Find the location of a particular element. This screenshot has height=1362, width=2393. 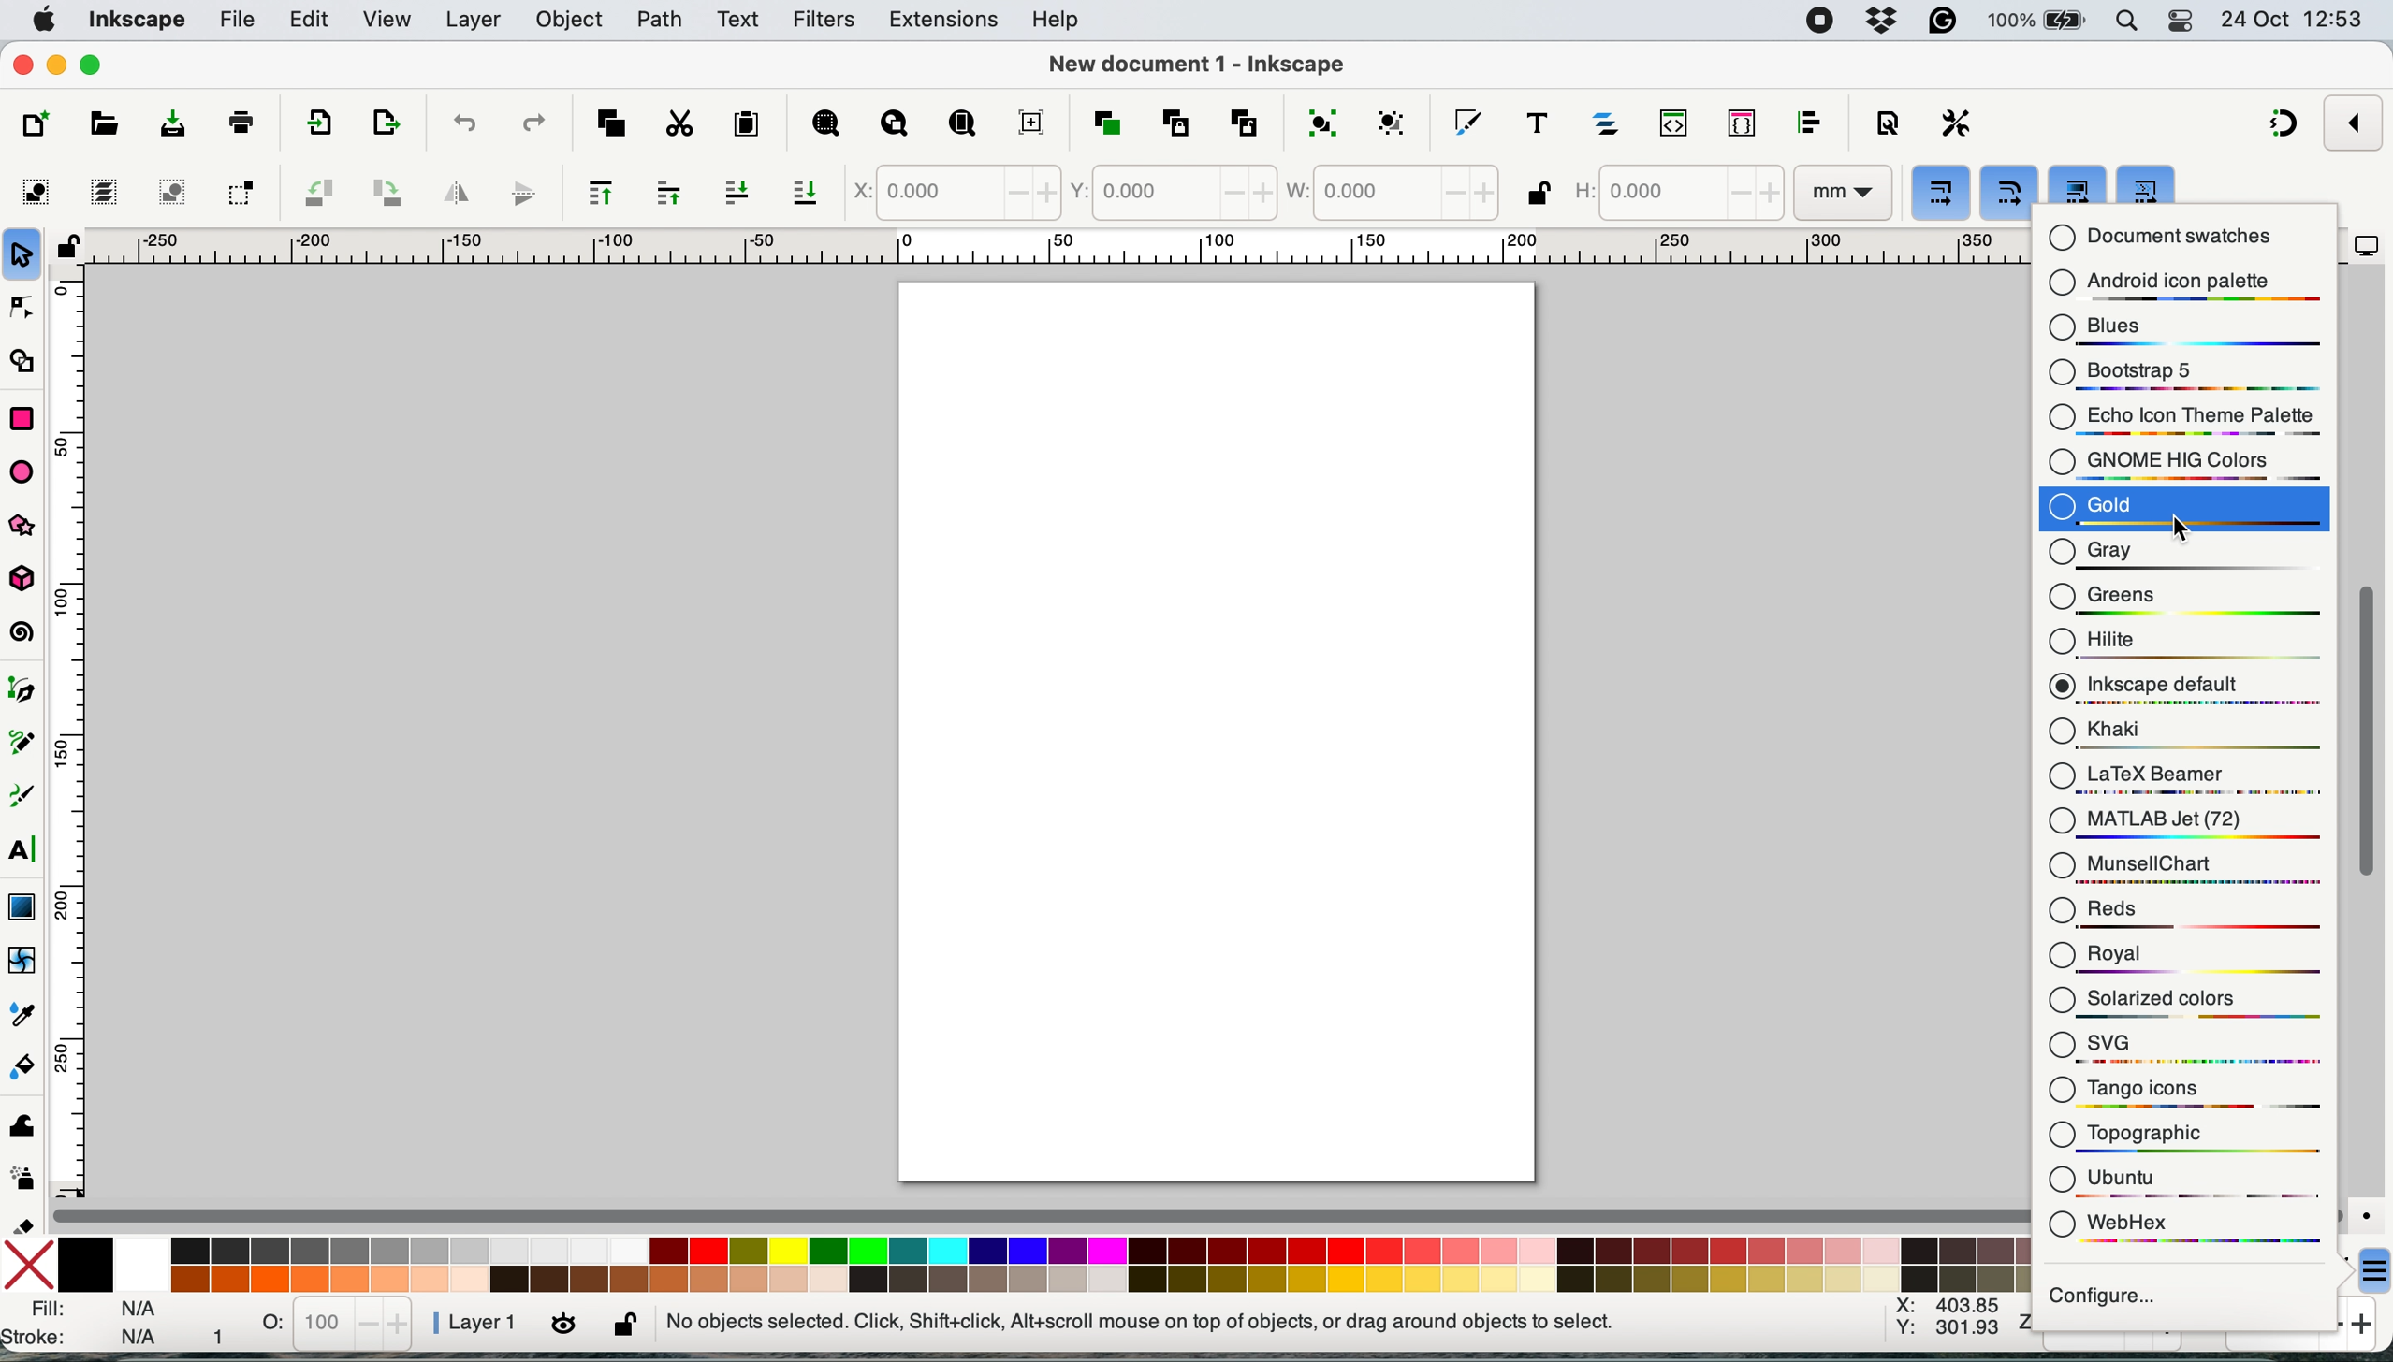

text and font is located at coordinates (1537, 121).